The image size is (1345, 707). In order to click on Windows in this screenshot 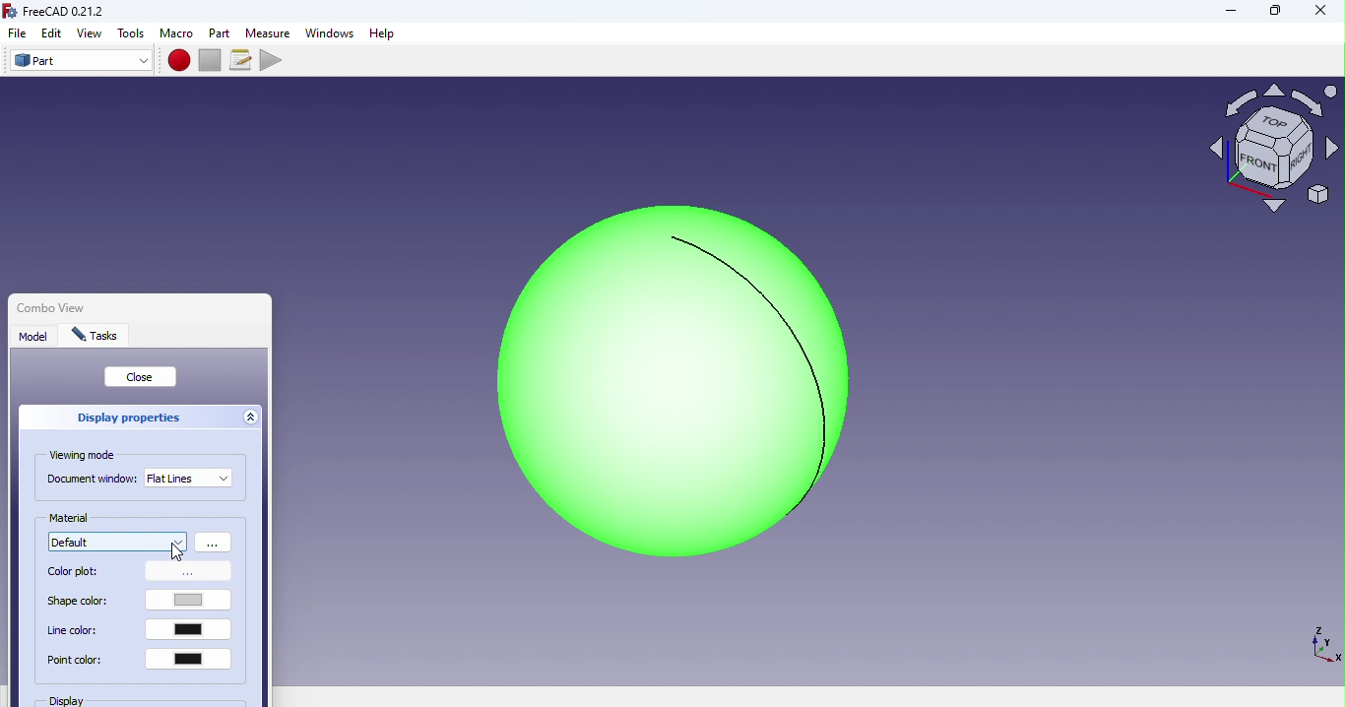, I will do `click(329, 33)`.